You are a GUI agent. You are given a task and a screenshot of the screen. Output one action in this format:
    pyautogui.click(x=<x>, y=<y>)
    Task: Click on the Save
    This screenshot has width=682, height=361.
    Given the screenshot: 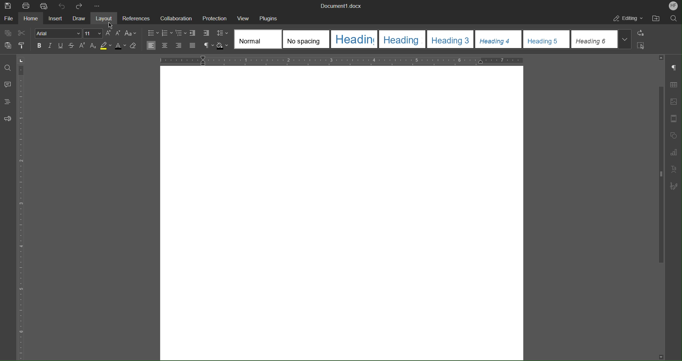 What is the action you would take?
    pyautogui.click(x=9, y=6)
    